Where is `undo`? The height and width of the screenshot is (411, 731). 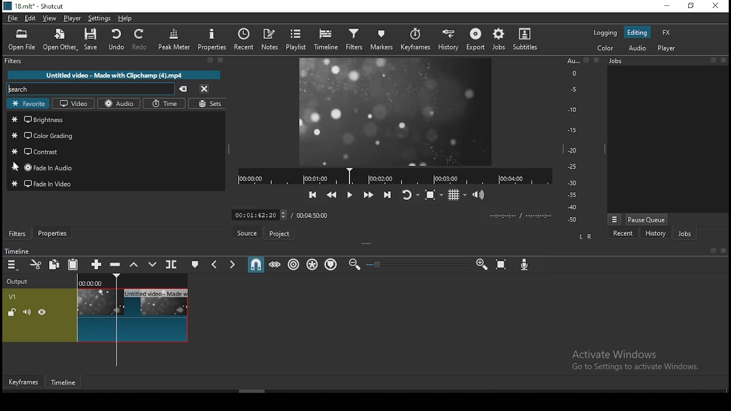 undo is located at coordinates (116, 39).